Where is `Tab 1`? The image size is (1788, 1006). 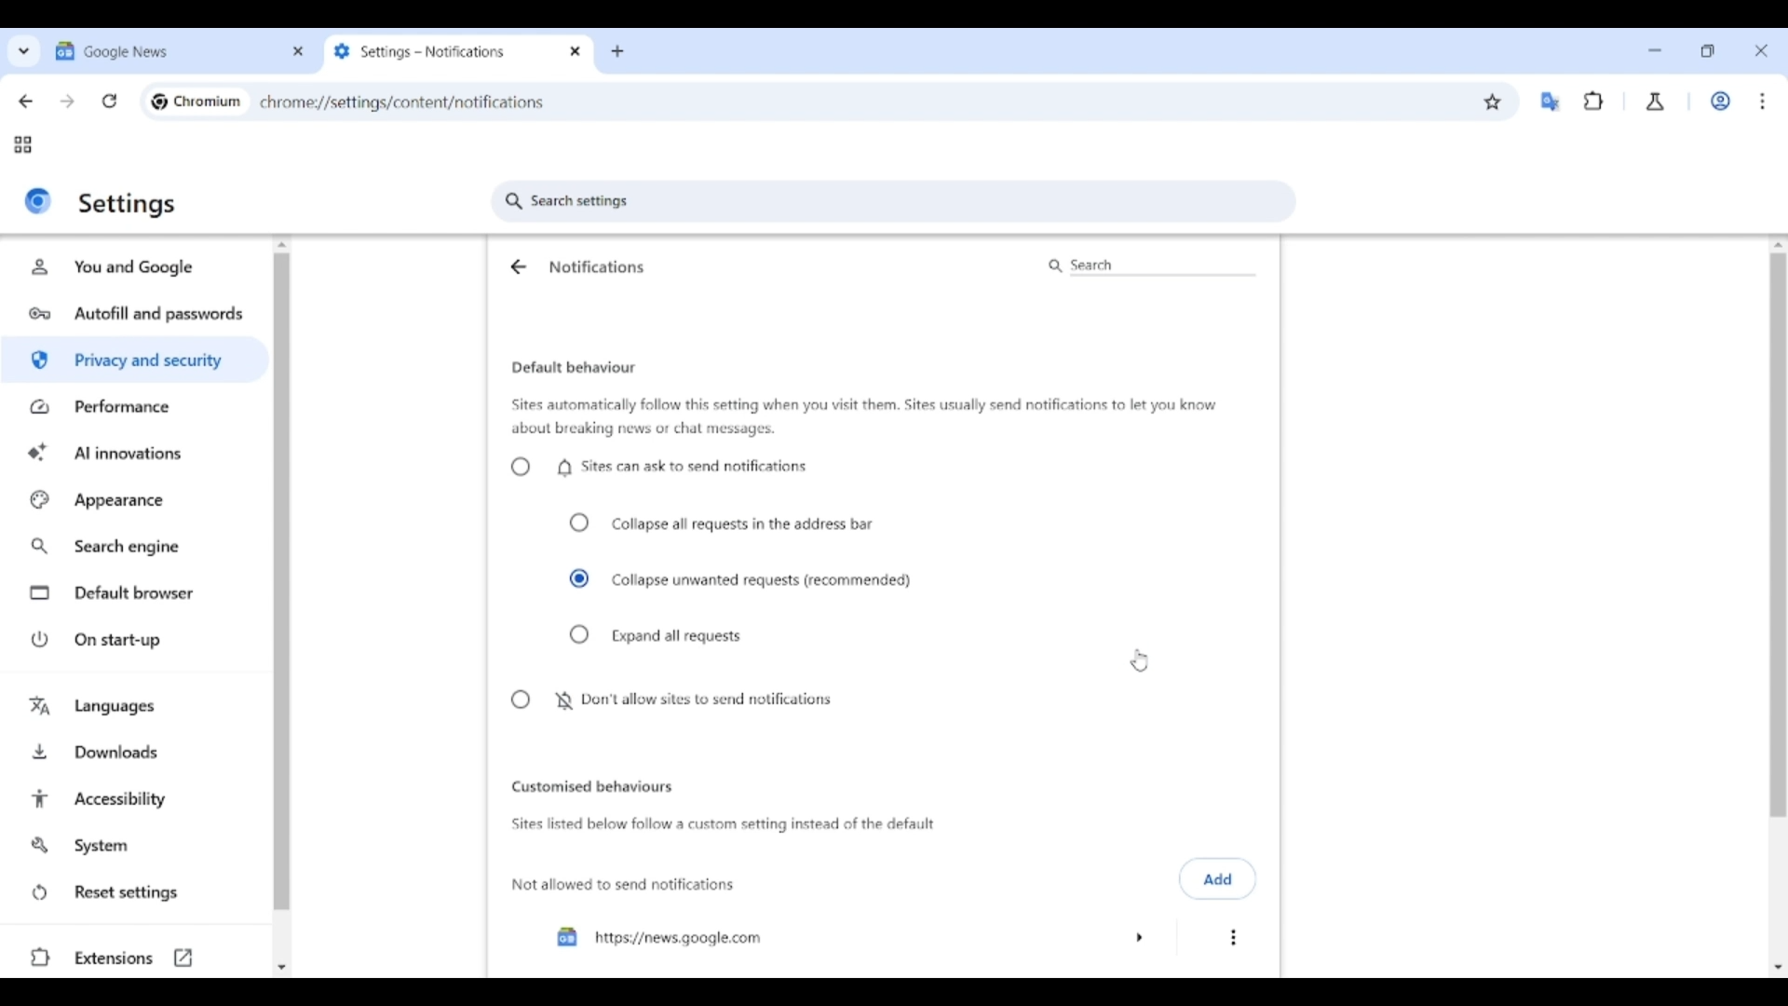 Tab 1 is located at coordinates (166, 50).